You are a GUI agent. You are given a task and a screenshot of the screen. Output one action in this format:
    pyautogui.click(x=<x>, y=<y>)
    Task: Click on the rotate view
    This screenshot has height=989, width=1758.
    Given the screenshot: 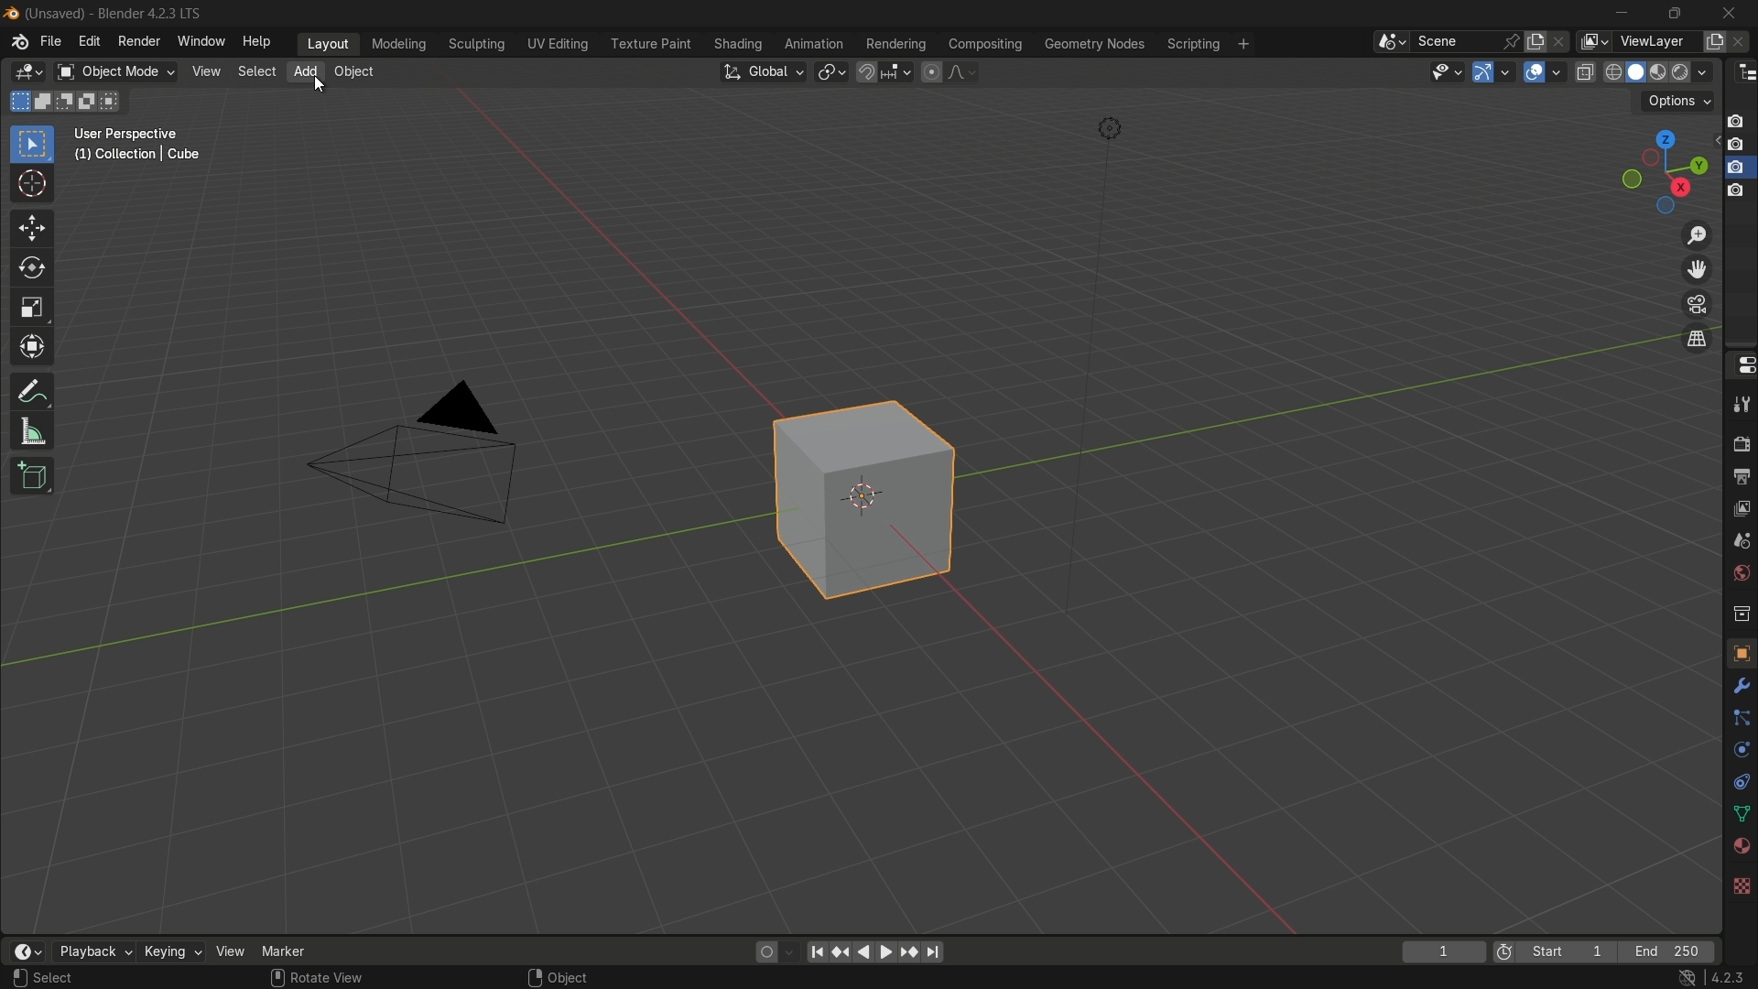 What is the action you would take?
    pyautogui.click(x=330, y=976)
    